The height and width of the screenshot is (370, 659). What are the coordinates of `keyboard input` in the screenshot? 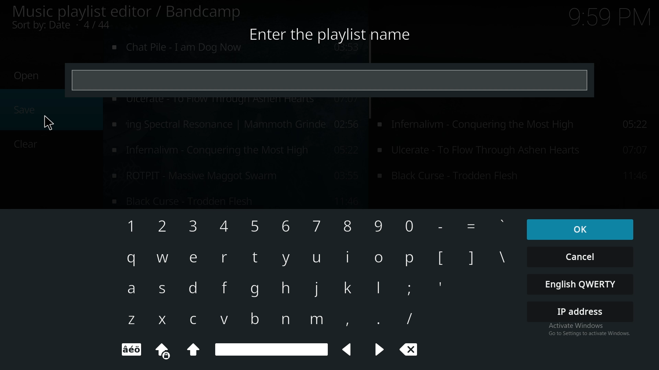 It's located at (288, 260).